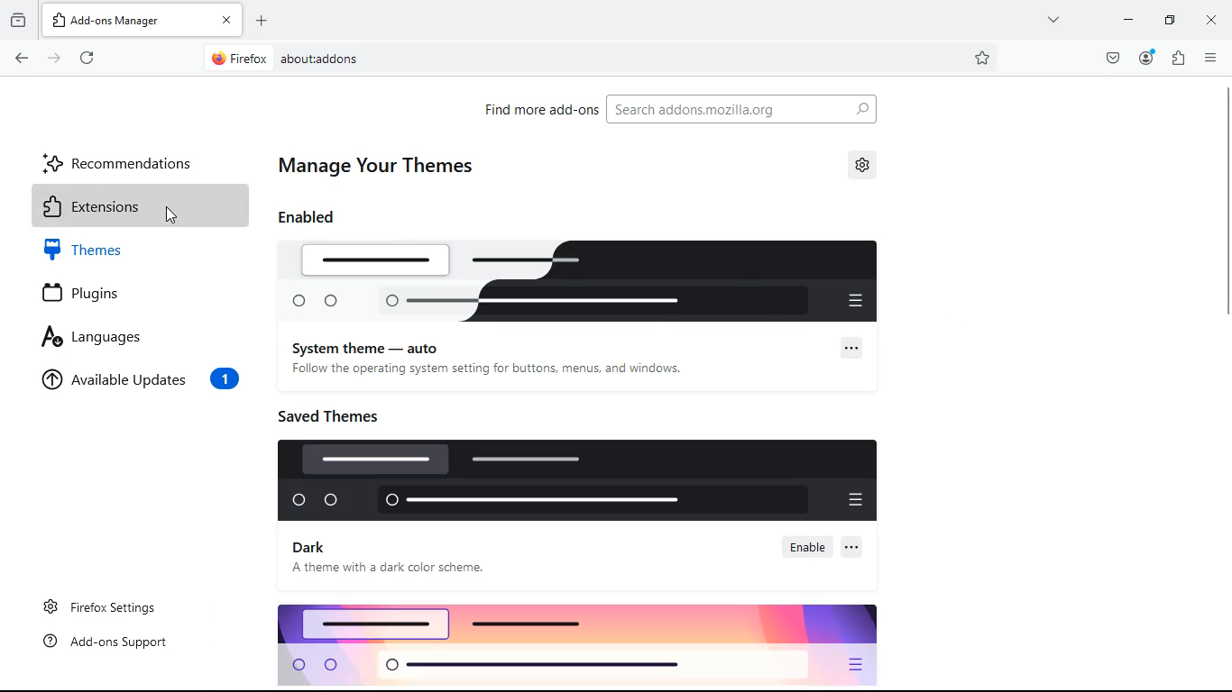  What do you see at coordinates (227, 18) in the screenshot?
I see `close tab` at bounding box center [227, 18].